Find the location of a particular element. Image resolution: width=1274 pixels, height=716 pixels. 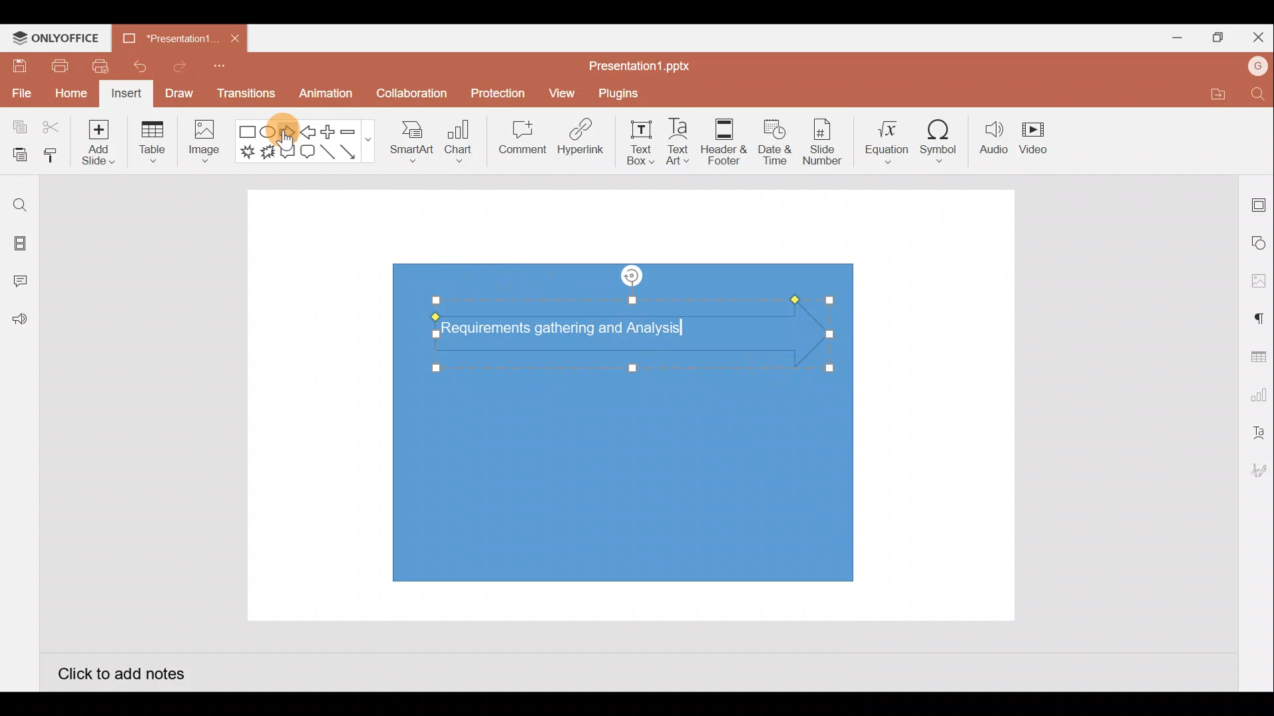

Rectangular callout is located at coordinates (288, 152).